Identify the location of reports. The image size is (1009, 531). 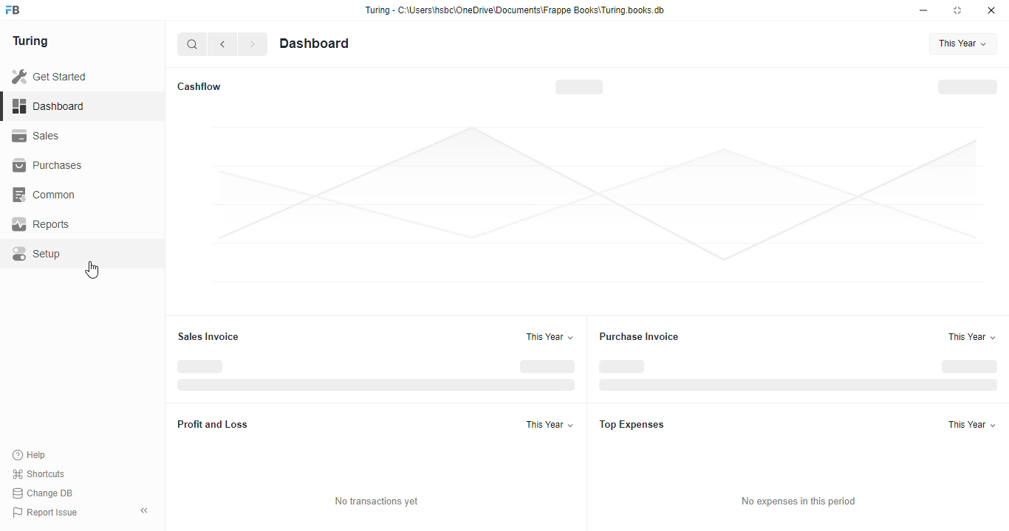
(41, 224).